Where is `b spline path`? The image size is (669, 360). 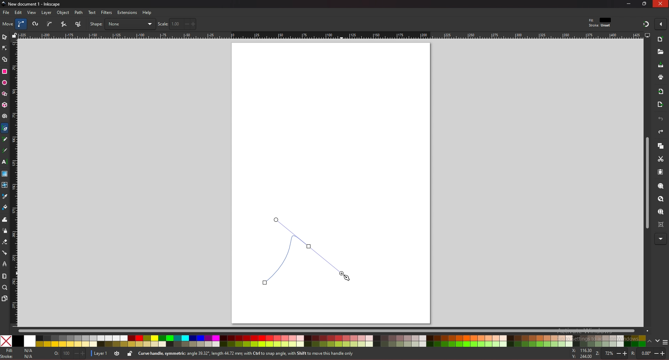
b spline path is located at coordinates (49, 24).